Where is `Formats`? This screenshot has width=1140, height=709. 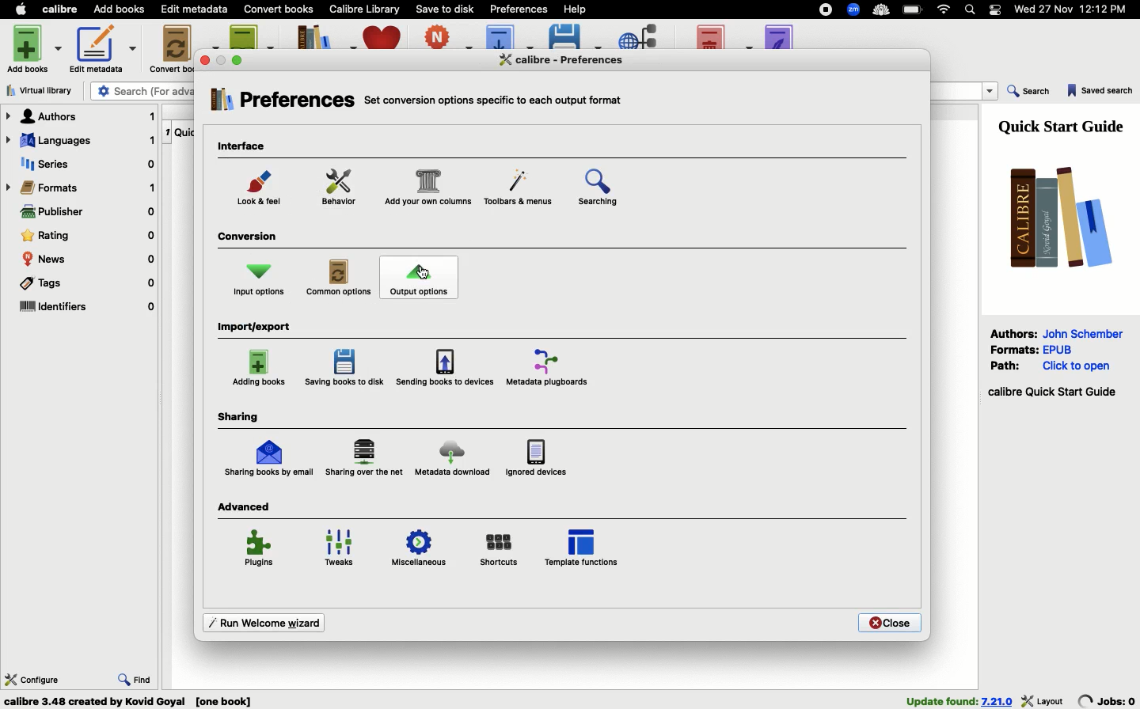 Formats is located at coordinates (1015, 348).